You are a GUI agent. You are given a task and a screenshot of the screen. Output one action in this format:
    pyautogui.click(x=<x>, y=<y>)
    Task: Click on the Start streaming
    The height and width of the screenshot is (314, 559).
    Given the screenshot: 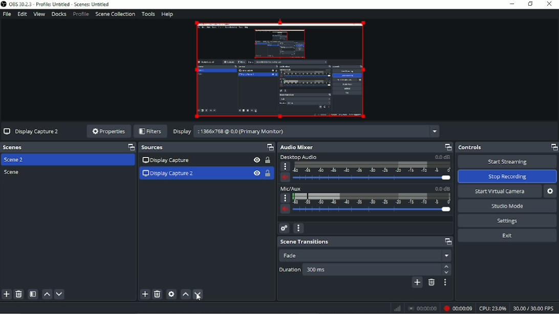 What is the action you would take?
    pyautogui.click(x=507, y=162)
    